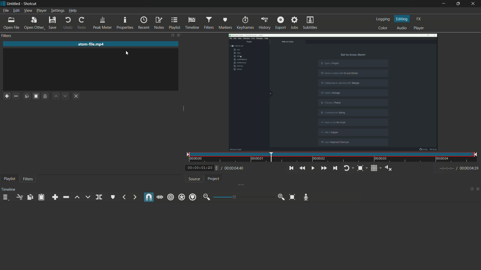 This screenshot has width=481, height=270. Describe the element at coordinates (149, 197) in the screenshot. I see `snap` at that location.